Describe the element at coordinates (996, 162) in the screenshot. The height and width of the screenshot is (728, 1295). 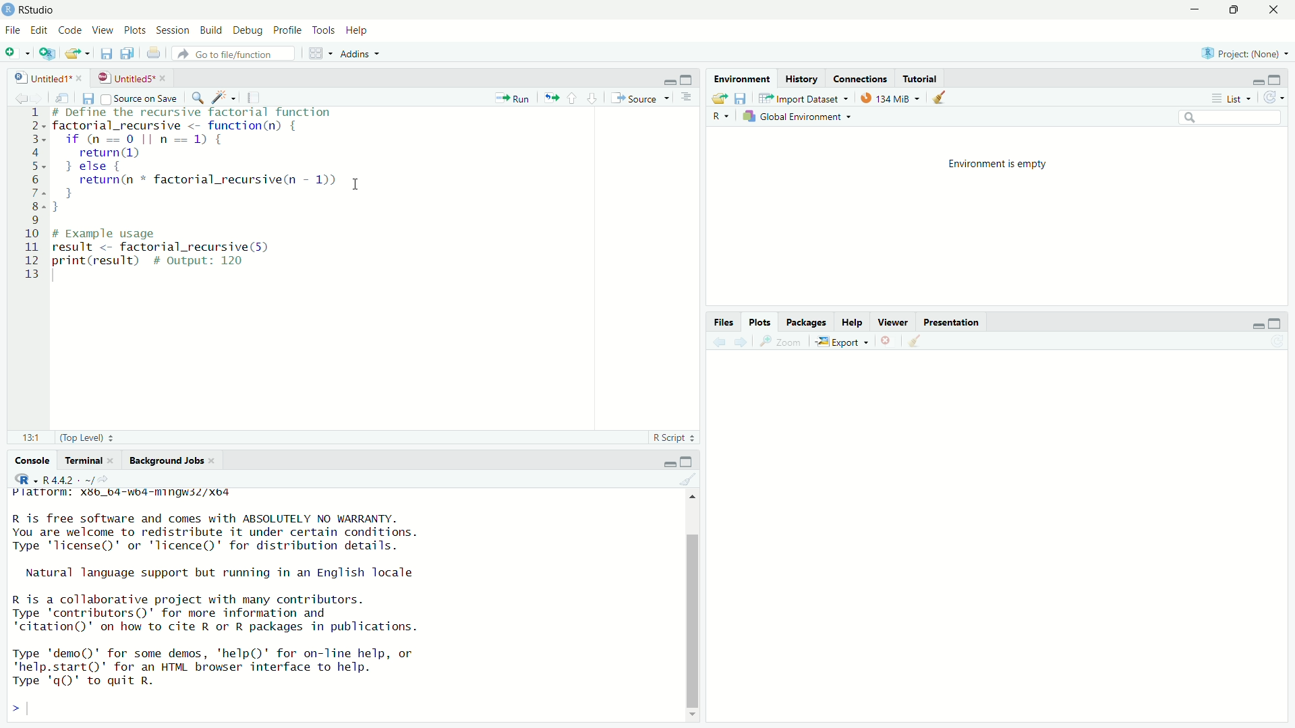
I see `Environment is empty` at that location.